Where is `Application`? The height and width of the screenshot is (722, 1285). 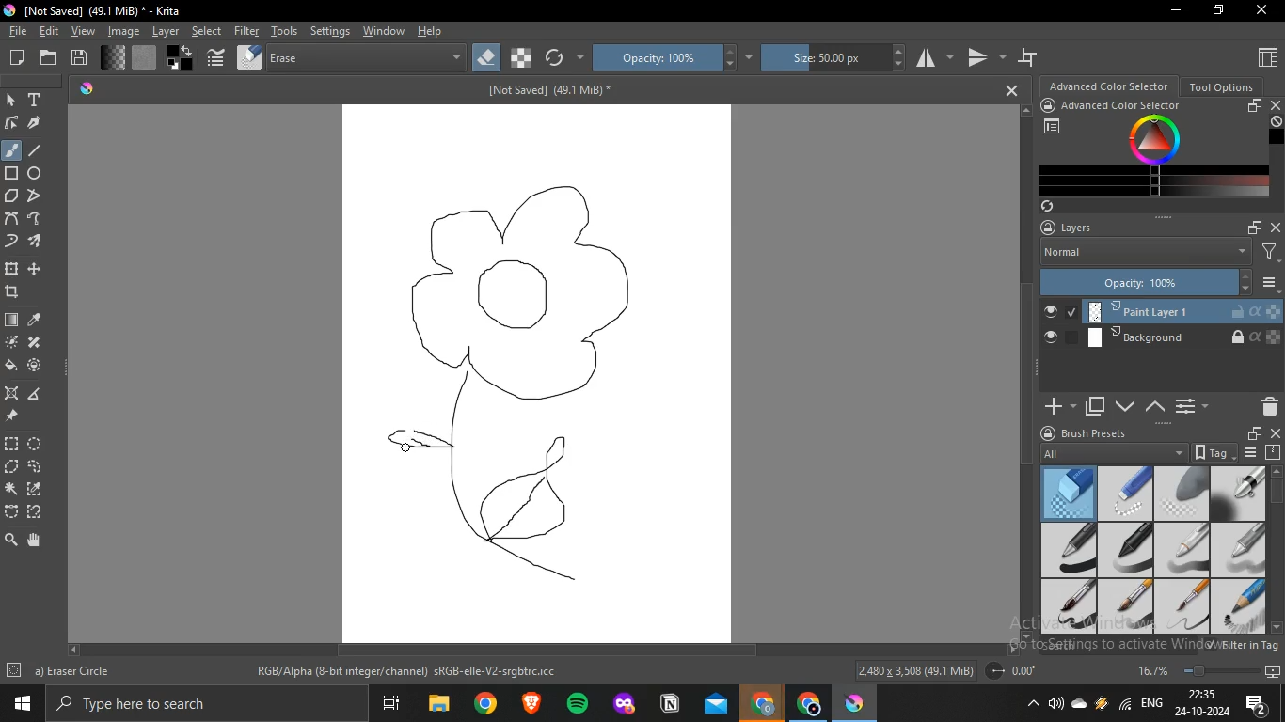
Application is located at coordinates (393, 704).